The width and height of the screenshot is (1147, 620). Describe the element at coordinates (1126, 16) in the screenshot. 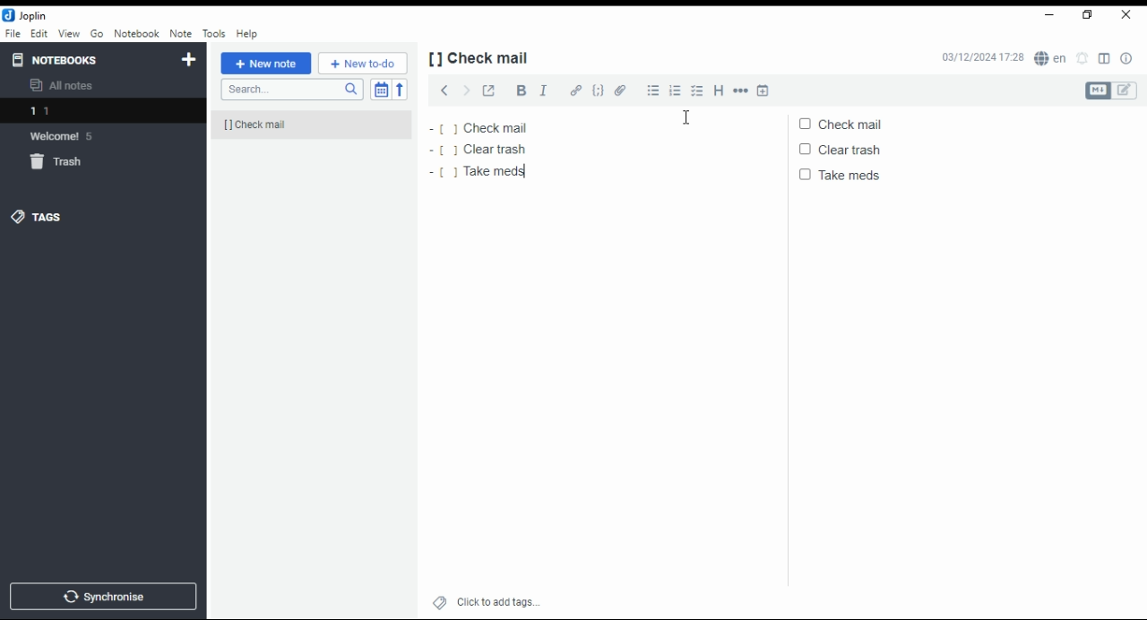

I see `close window` at that location.